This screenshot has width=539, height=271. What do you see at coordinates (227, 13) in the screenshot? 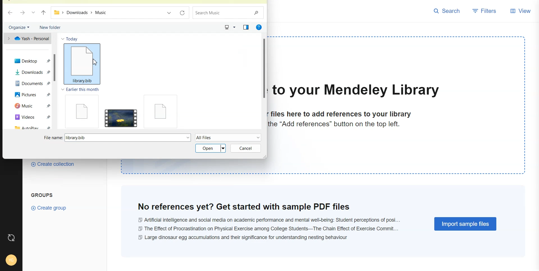
I see `Search bar` at bounding box center [227, 13].